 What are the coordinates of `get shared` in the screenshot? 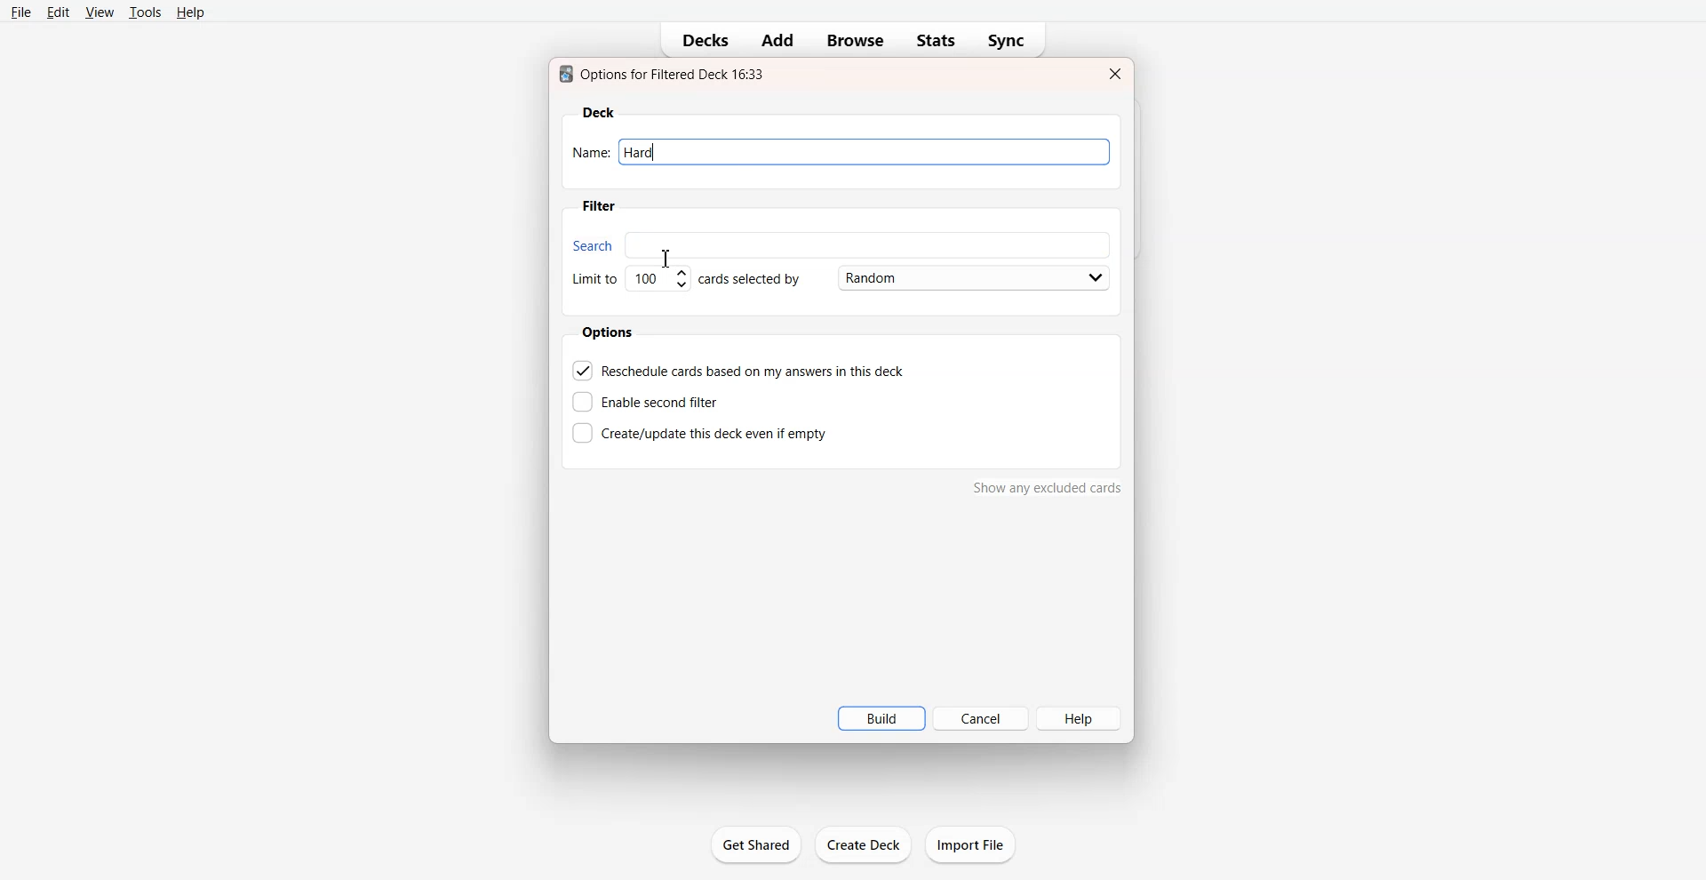 It's located at (759, 847).